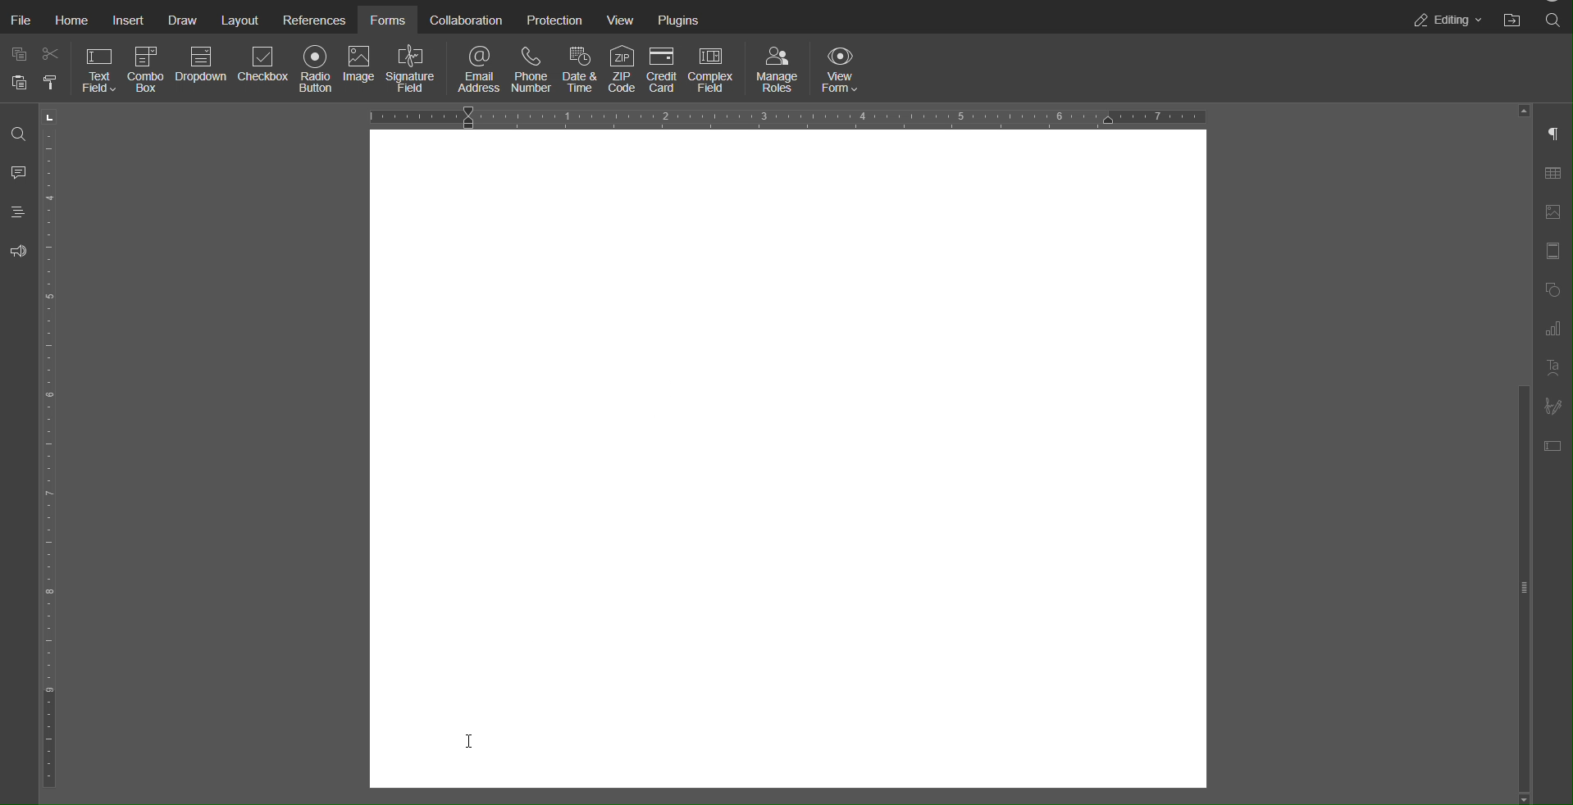 The image size is (1573, 805). What do you see at coordinates (1552, 329) in the screenshot?
I see `Graph Settings` at bounding box center [1552, 329].